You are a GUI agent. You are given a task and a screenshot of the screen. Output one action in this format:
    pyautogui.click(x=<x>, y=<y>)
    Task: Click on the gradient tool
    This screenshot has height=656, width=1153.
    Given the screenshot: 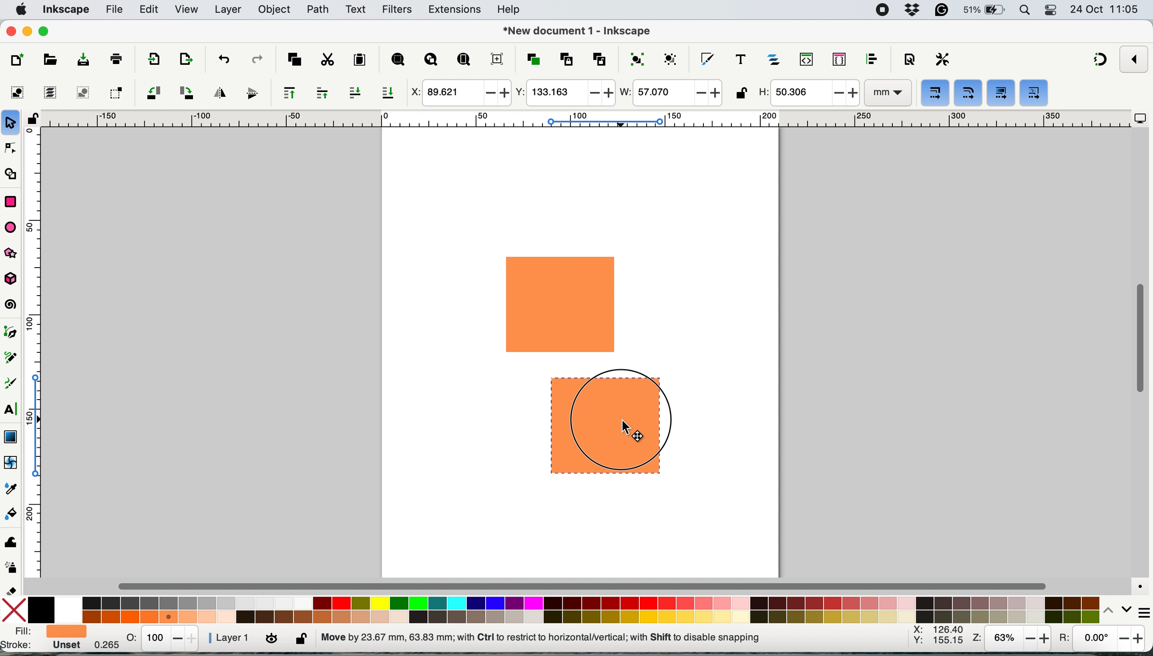 What is the action you would take?
    pyautogui.click(x=10, y=435)
    